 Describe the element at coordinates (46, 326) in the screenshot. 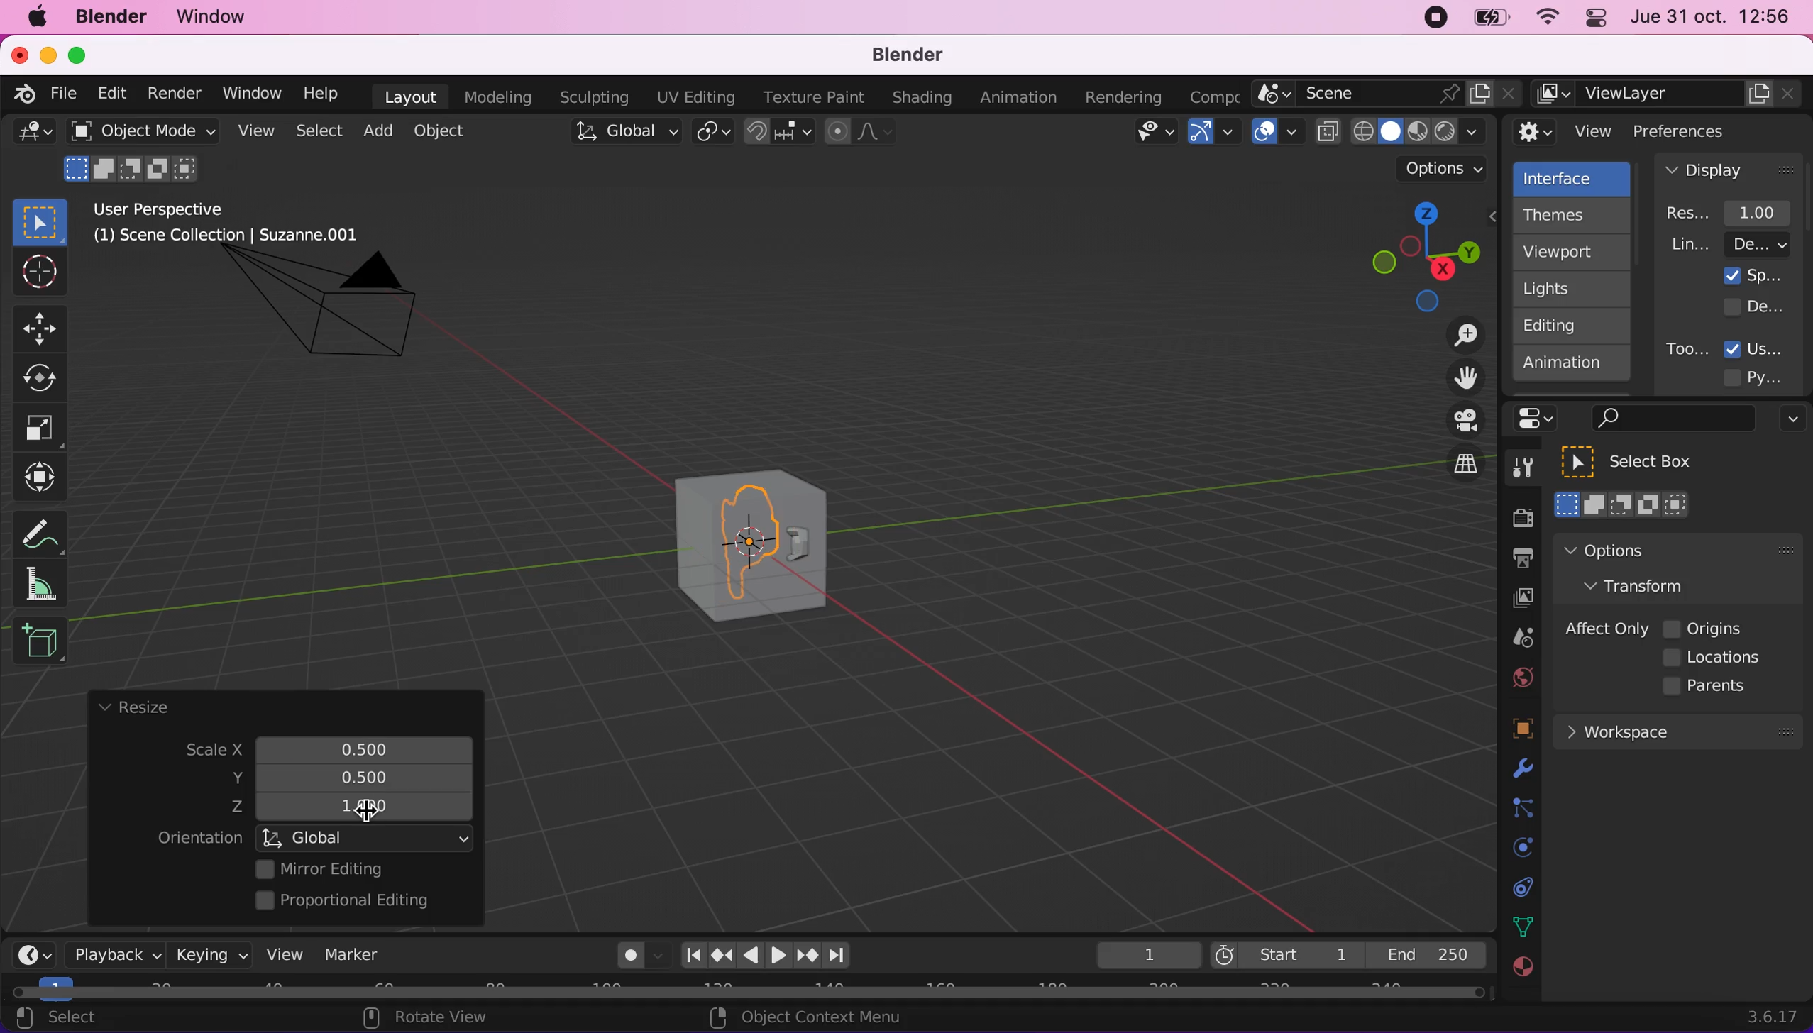

I see `` at that location.